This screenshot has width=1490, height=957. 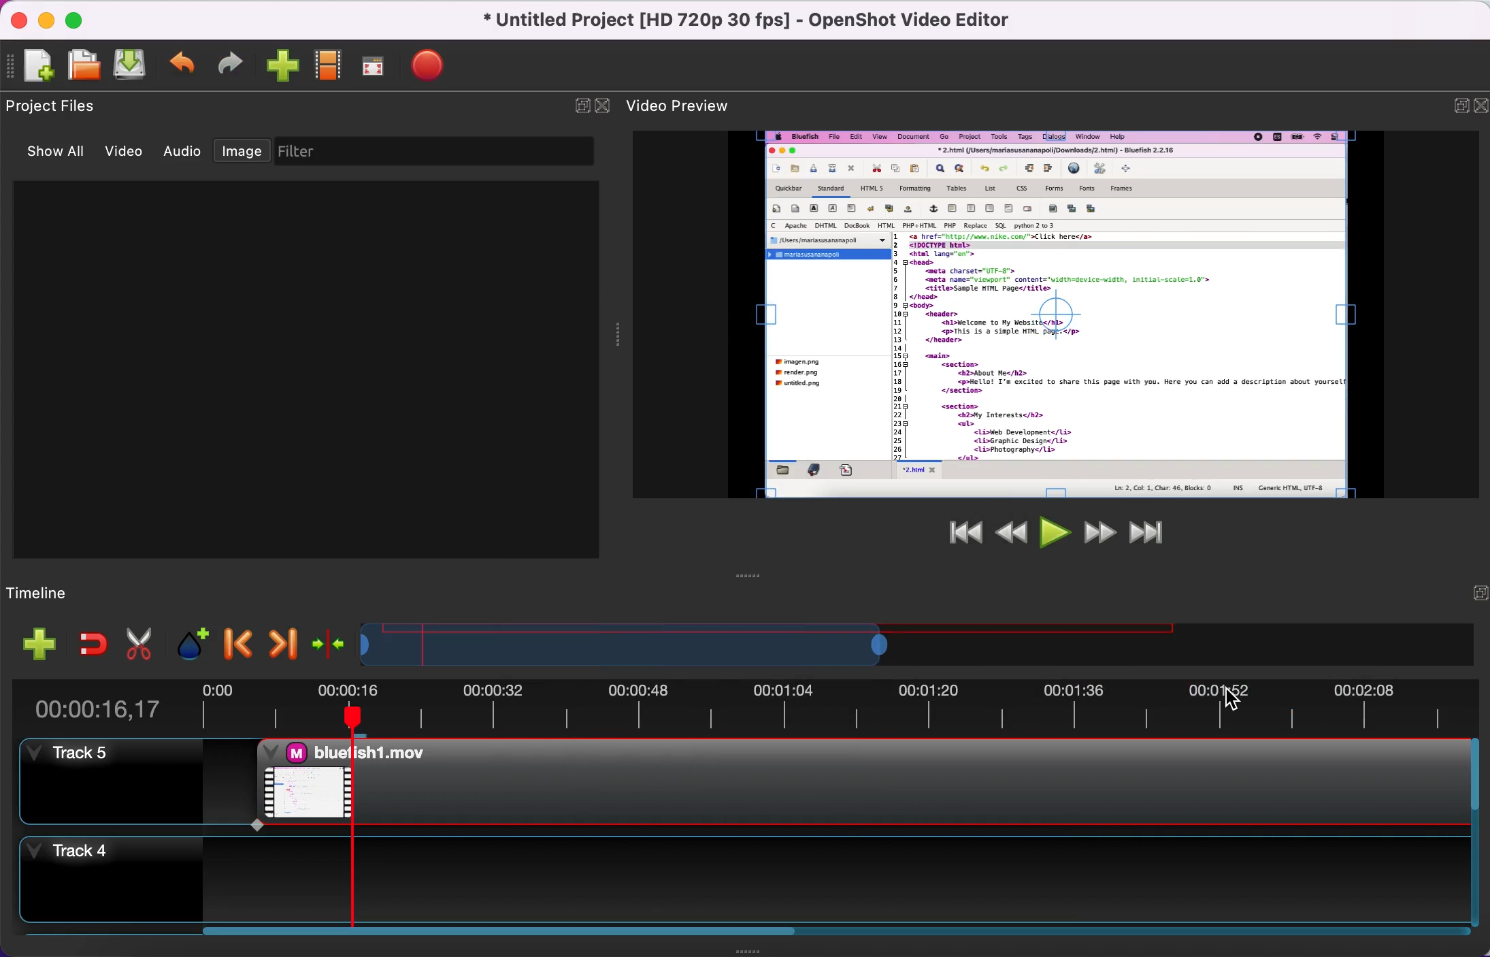 What do you see at coordinates (86, 67) in the screenshot?
I see `open project` at bounding box center [86, 67].